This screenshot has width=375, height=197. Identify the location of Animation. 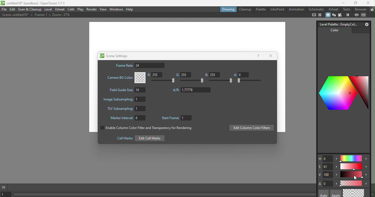
(296, 9).